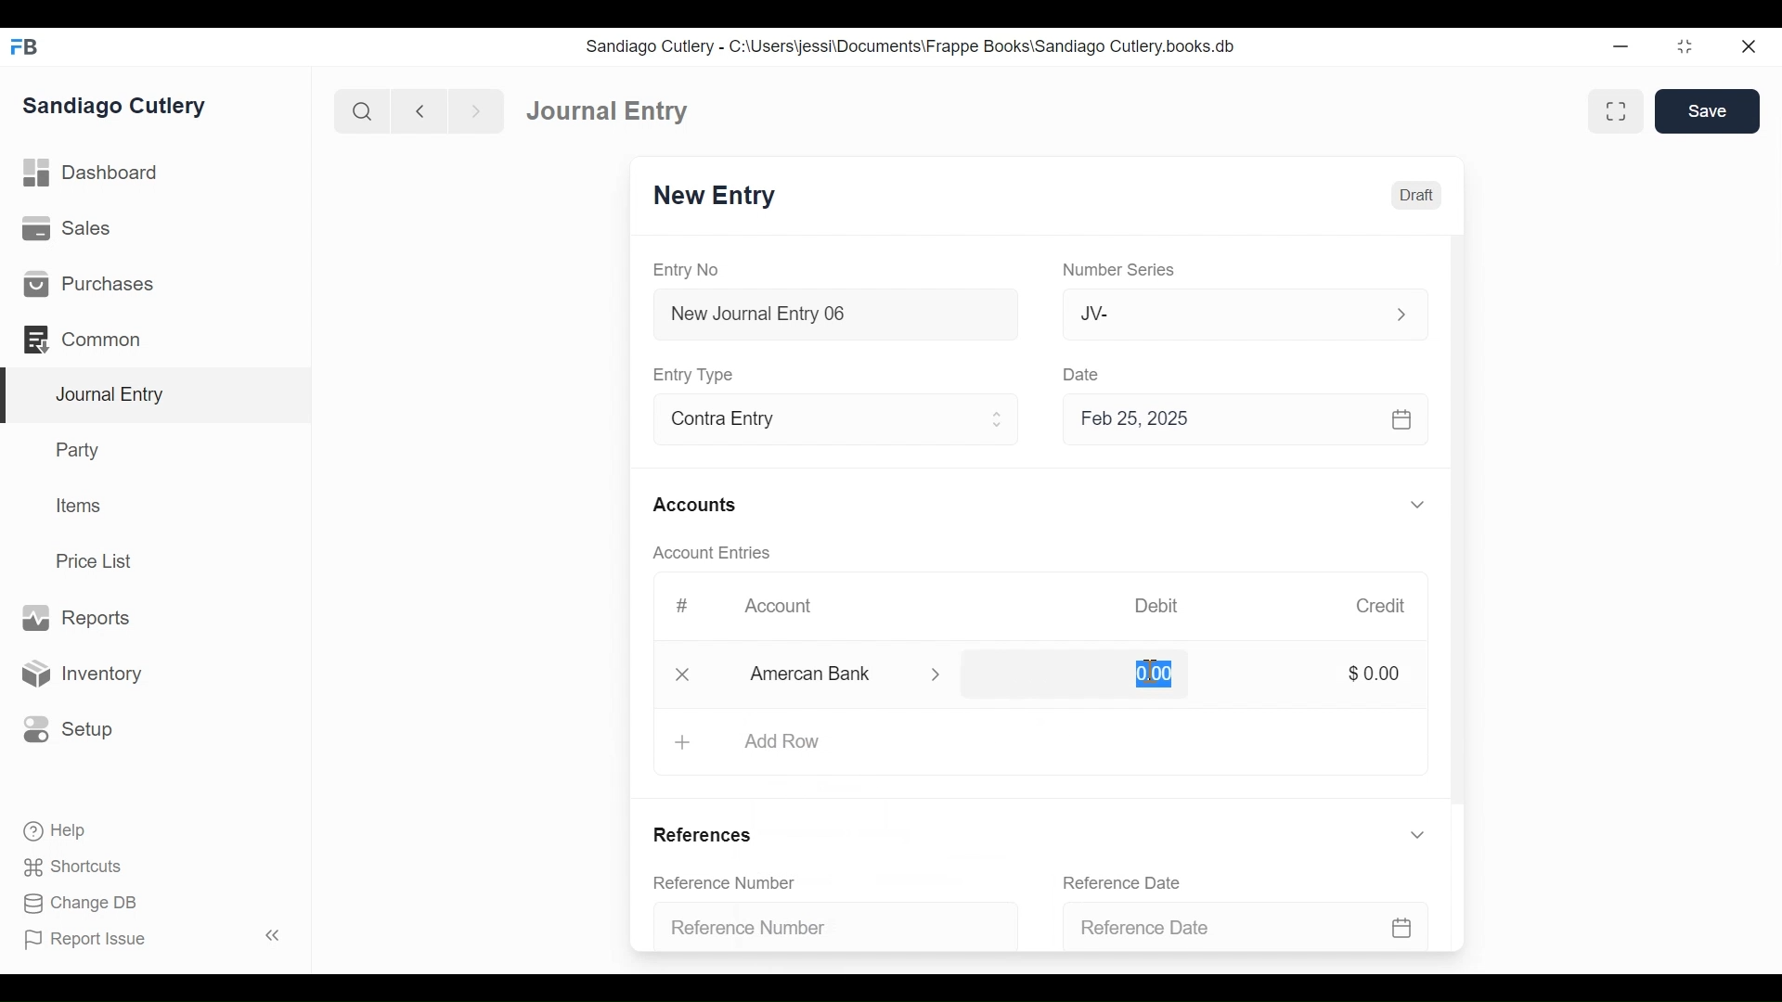 The image size is (1782, 1002). I want to click on Help, so click(53, 829).